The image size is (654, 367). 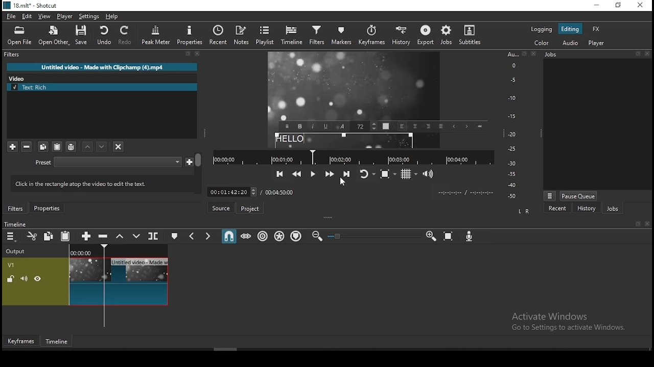 What do you see at coordinates (598, 43) in the screenshot?
I see `player` at bounding box center [598, 43].